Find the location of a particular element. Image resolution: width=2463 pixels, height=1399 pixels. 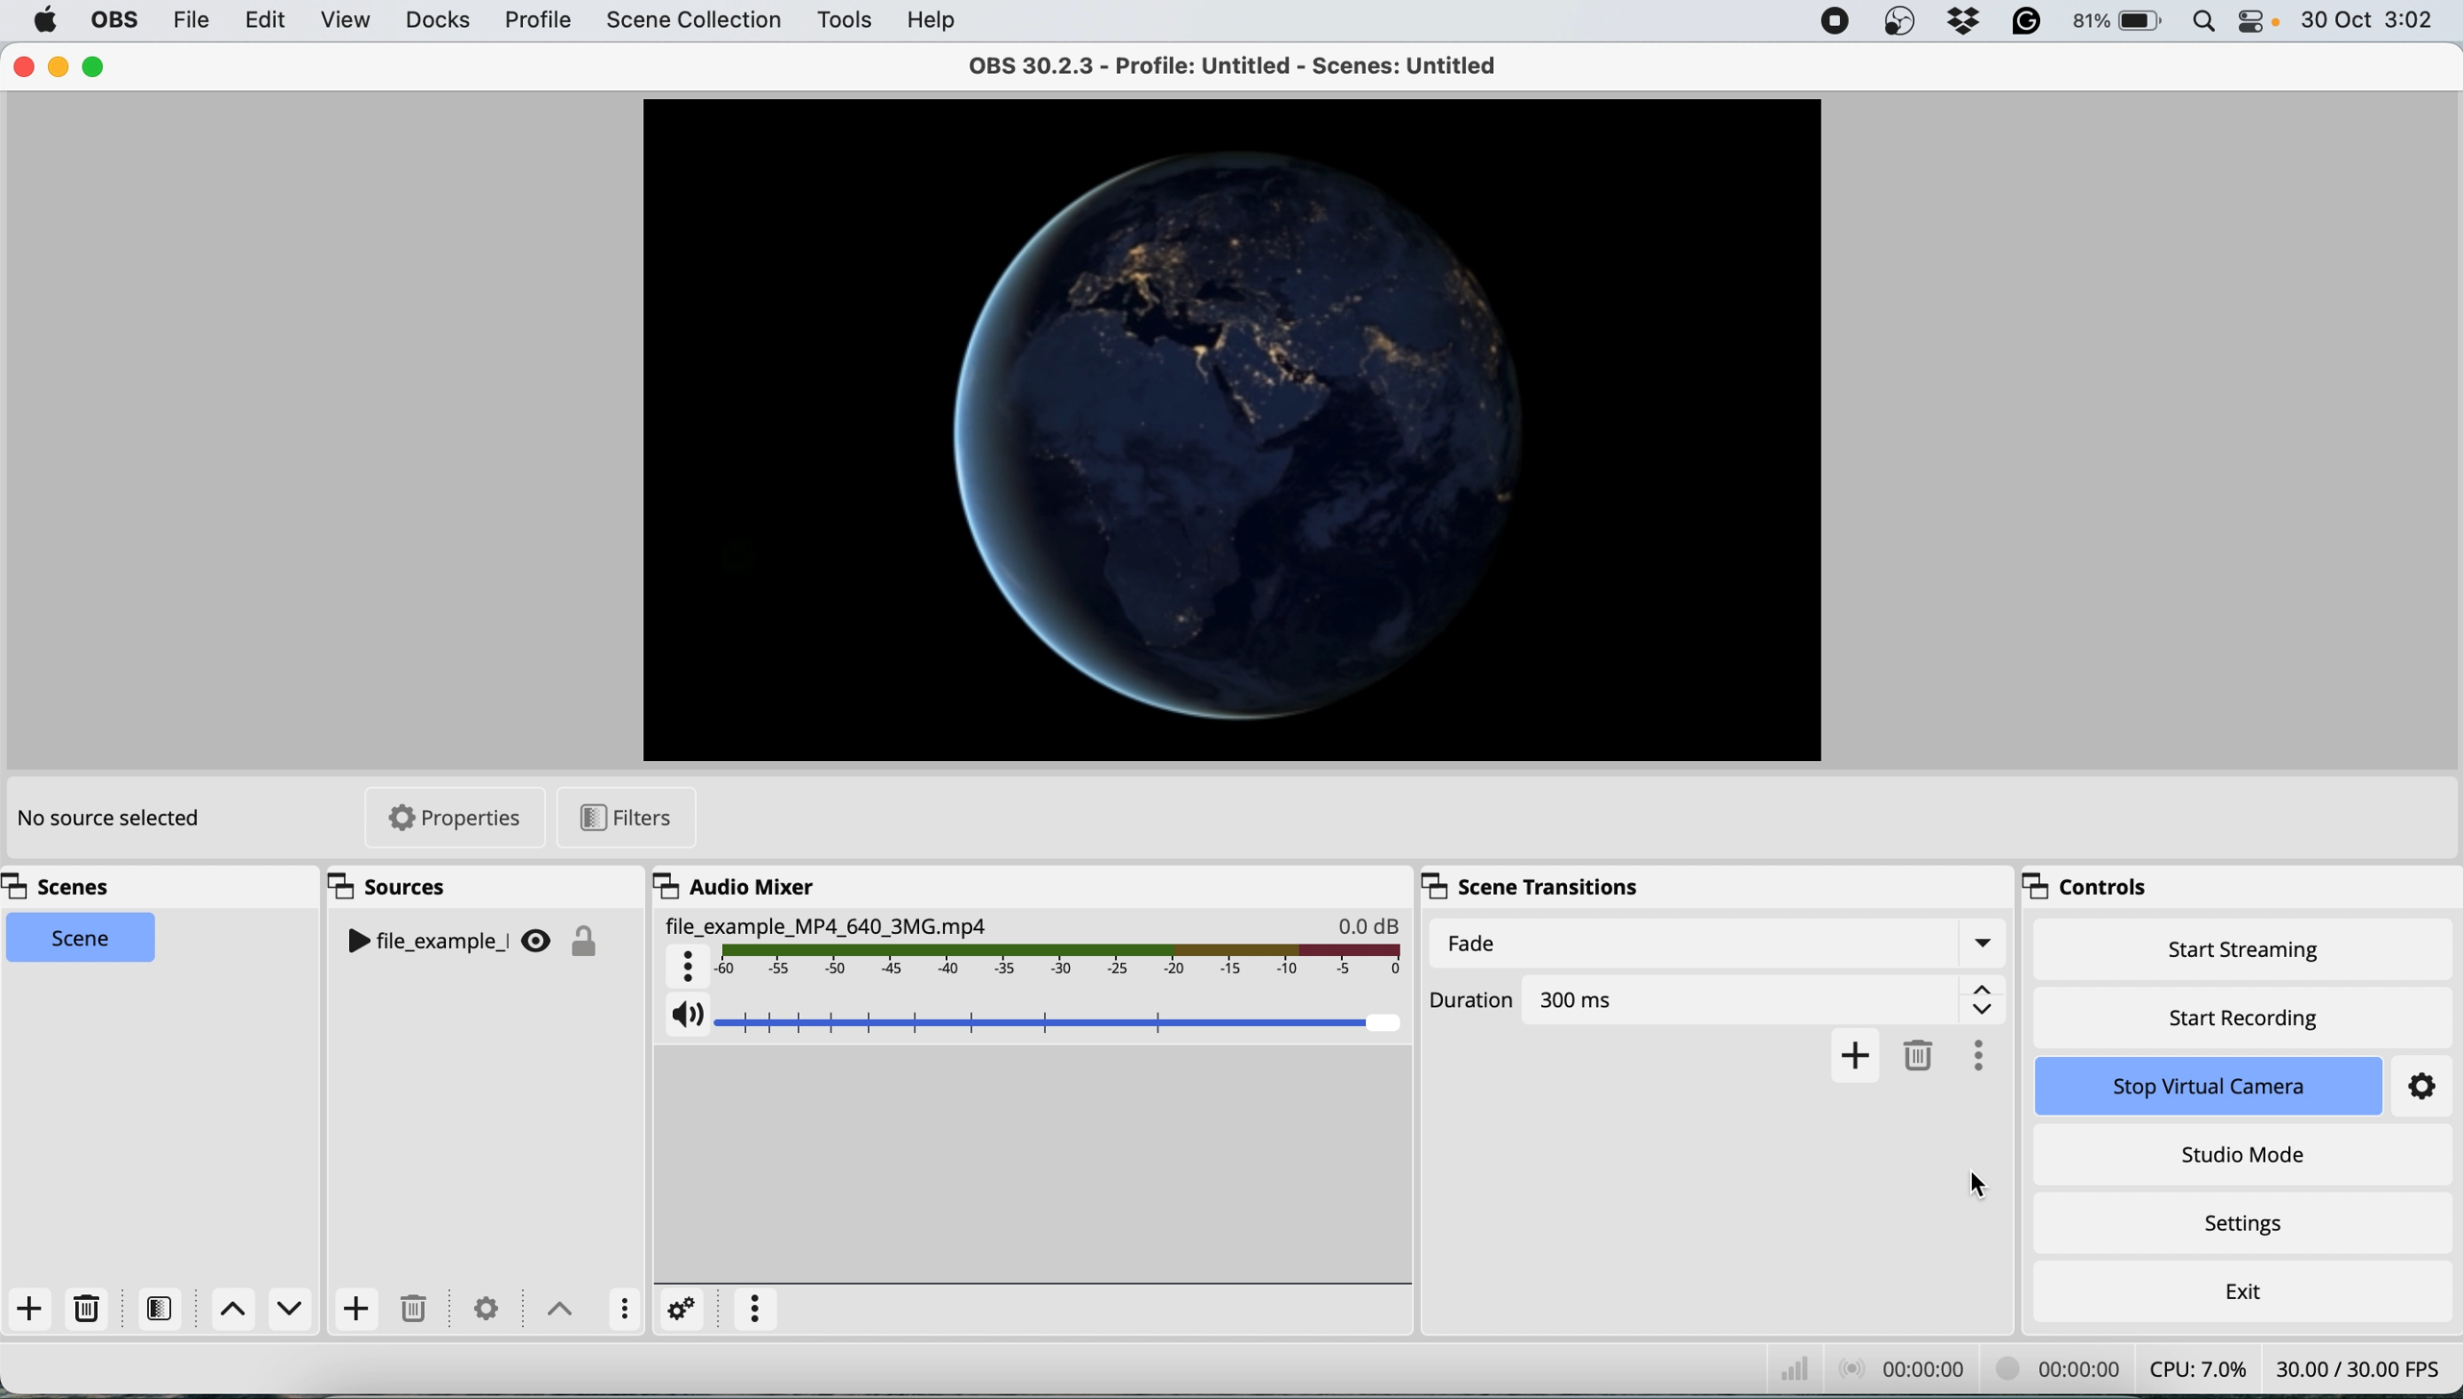

spotlight search is located at coordinates (2201, 20).